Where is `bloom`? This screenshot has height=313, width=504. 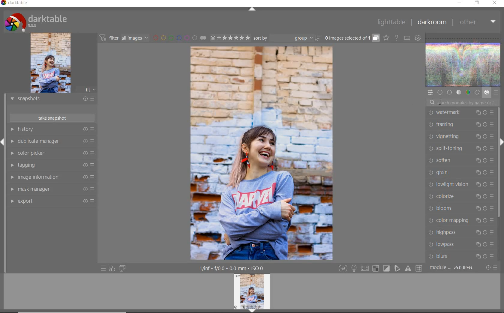 bloom is located at coordinates (461, 209).